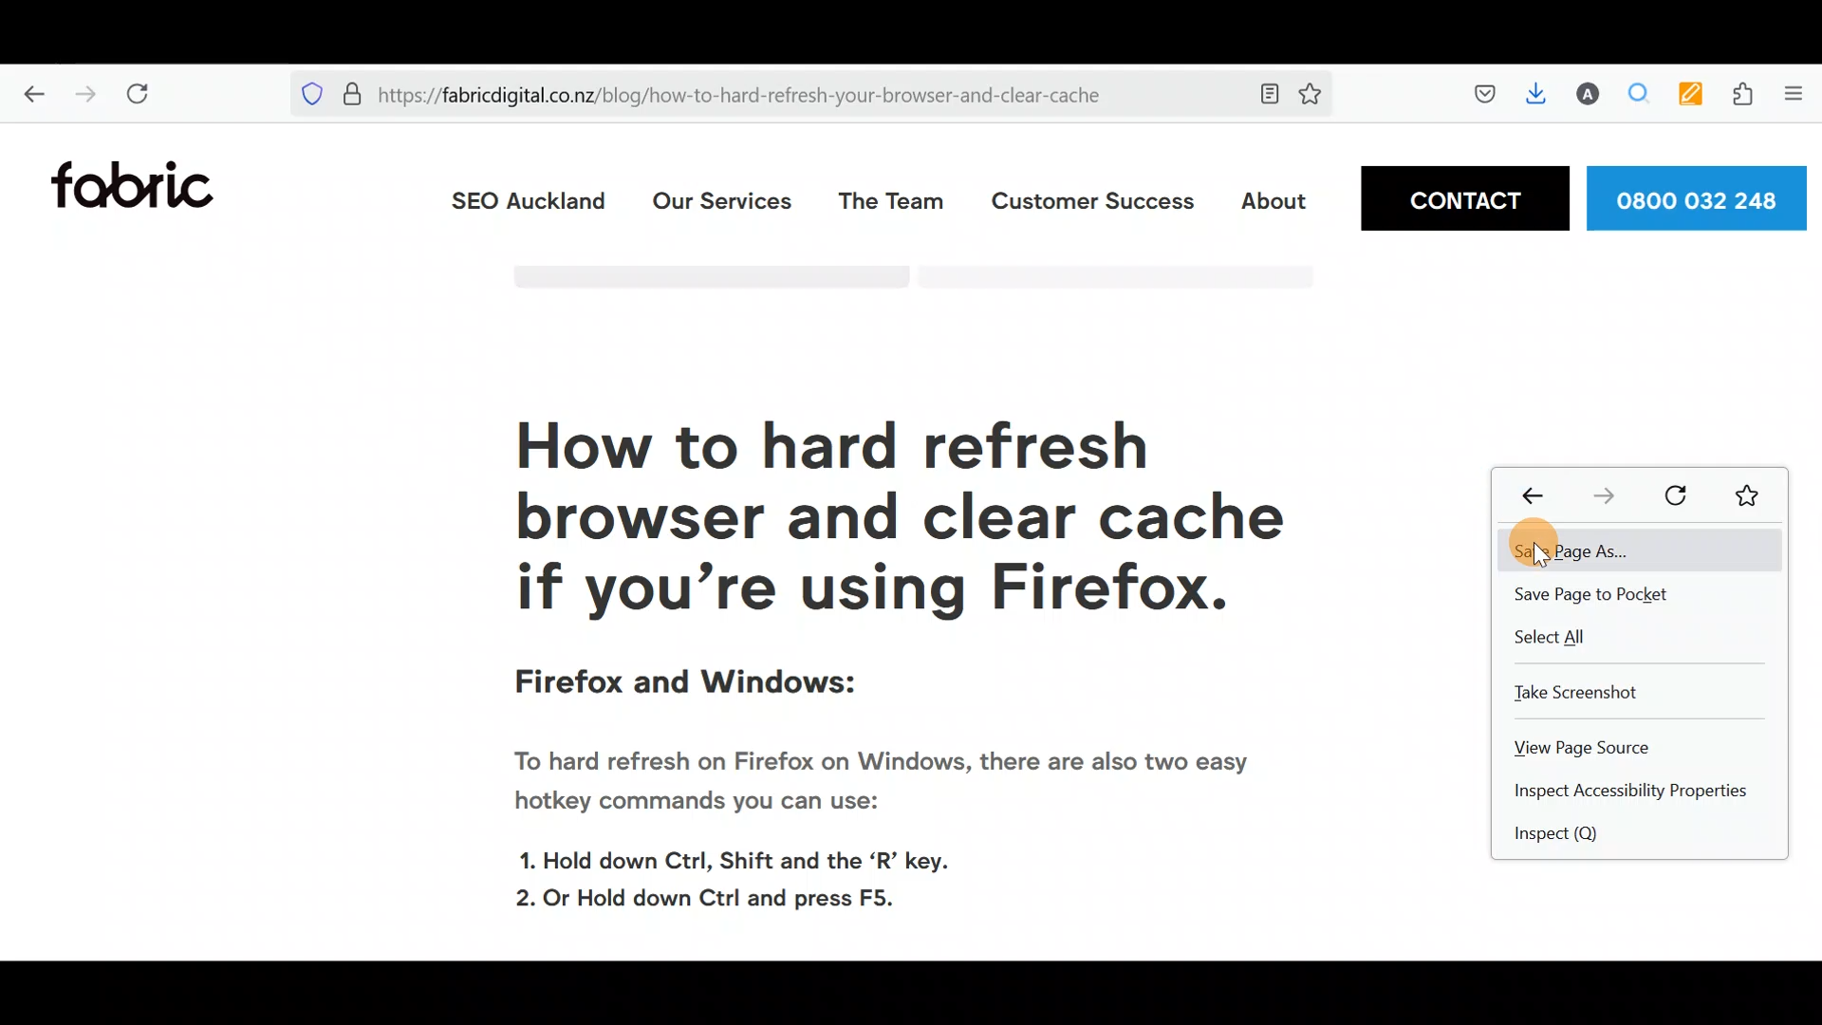 This screenshot has height=1025, width=1822. Describe the element at coordinates (139, 185) in the screenshot. I see `Fabric` at that location.